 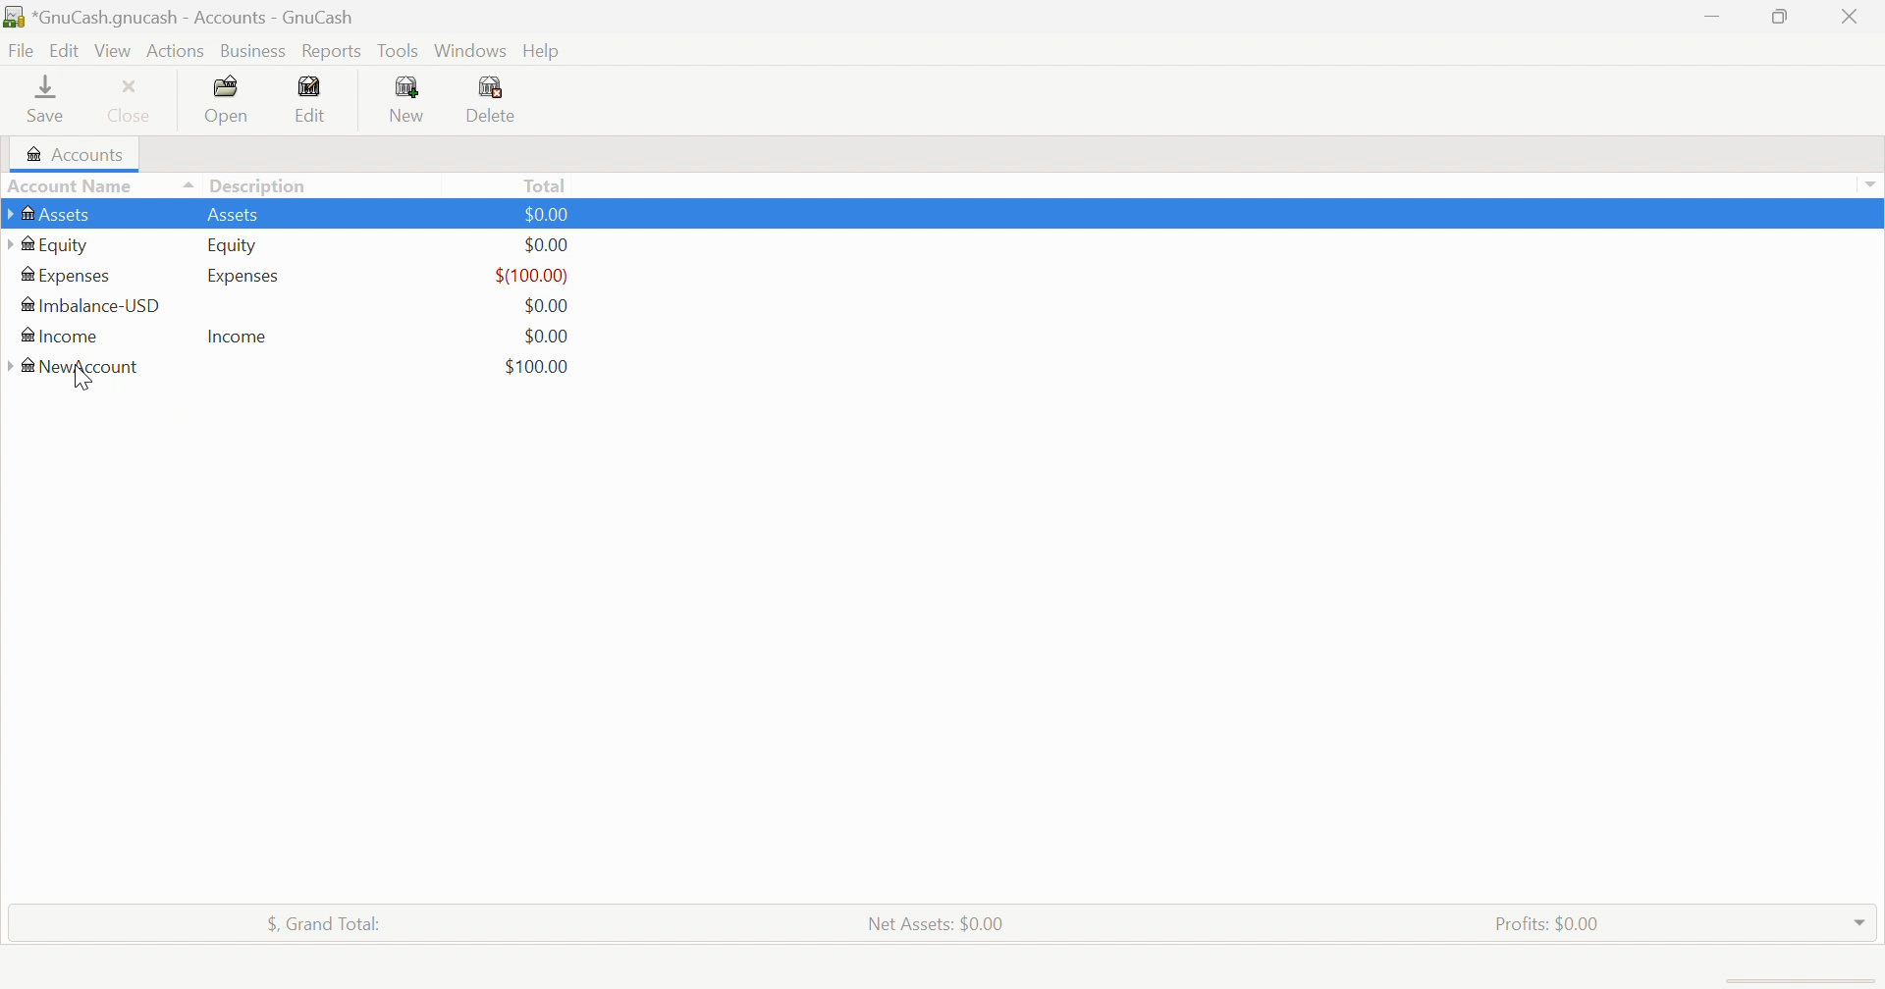 I want to click on Equity, so click(x=48, y=244).